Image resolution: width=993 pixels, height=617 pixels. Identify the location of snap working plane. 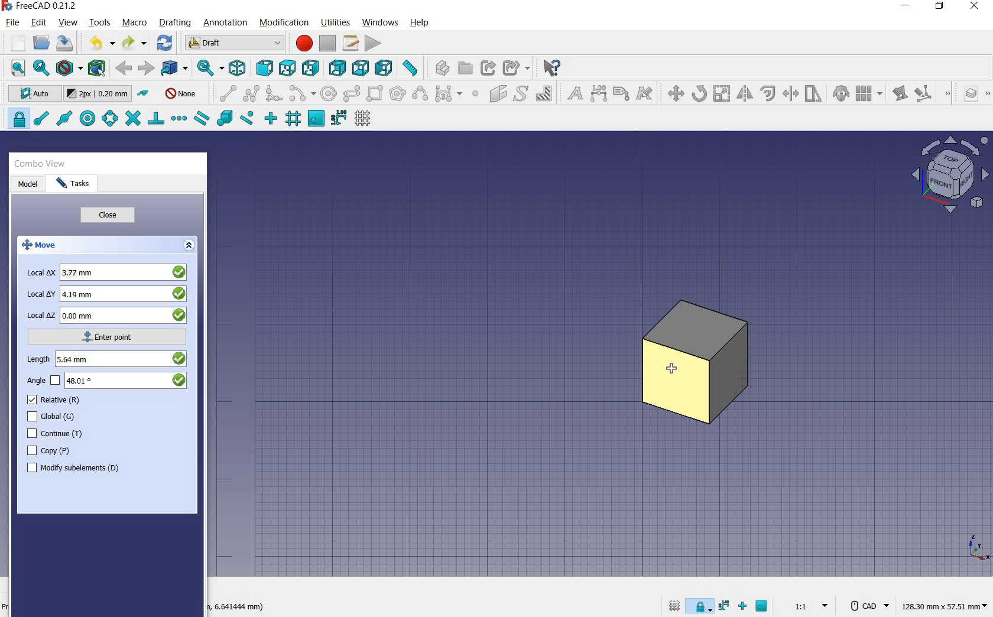
(762, 606).